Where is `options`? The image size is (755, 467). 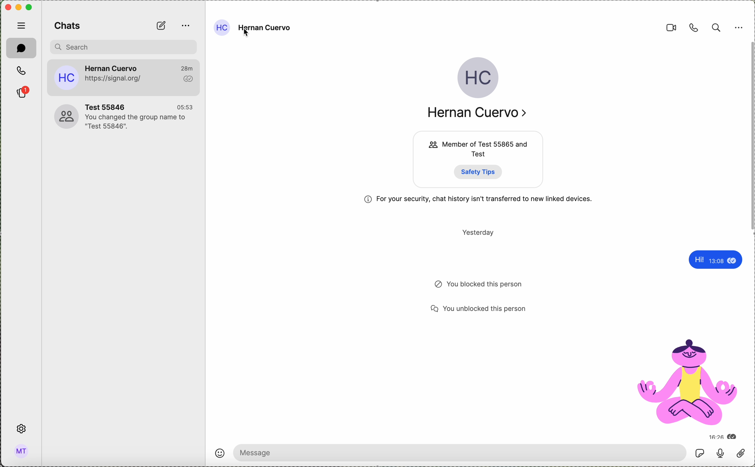
options is located at coordinates (184, 27).